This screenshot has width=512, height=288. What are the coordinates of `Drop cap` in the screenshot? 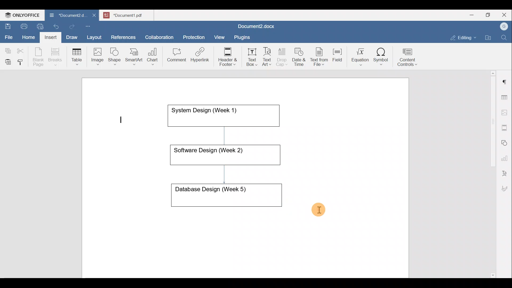 It's located at (283, 56).